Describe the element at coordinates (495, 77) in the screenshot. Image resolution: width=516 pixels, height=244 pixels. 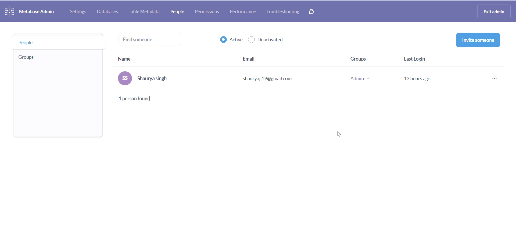
I see `more options` at that location.